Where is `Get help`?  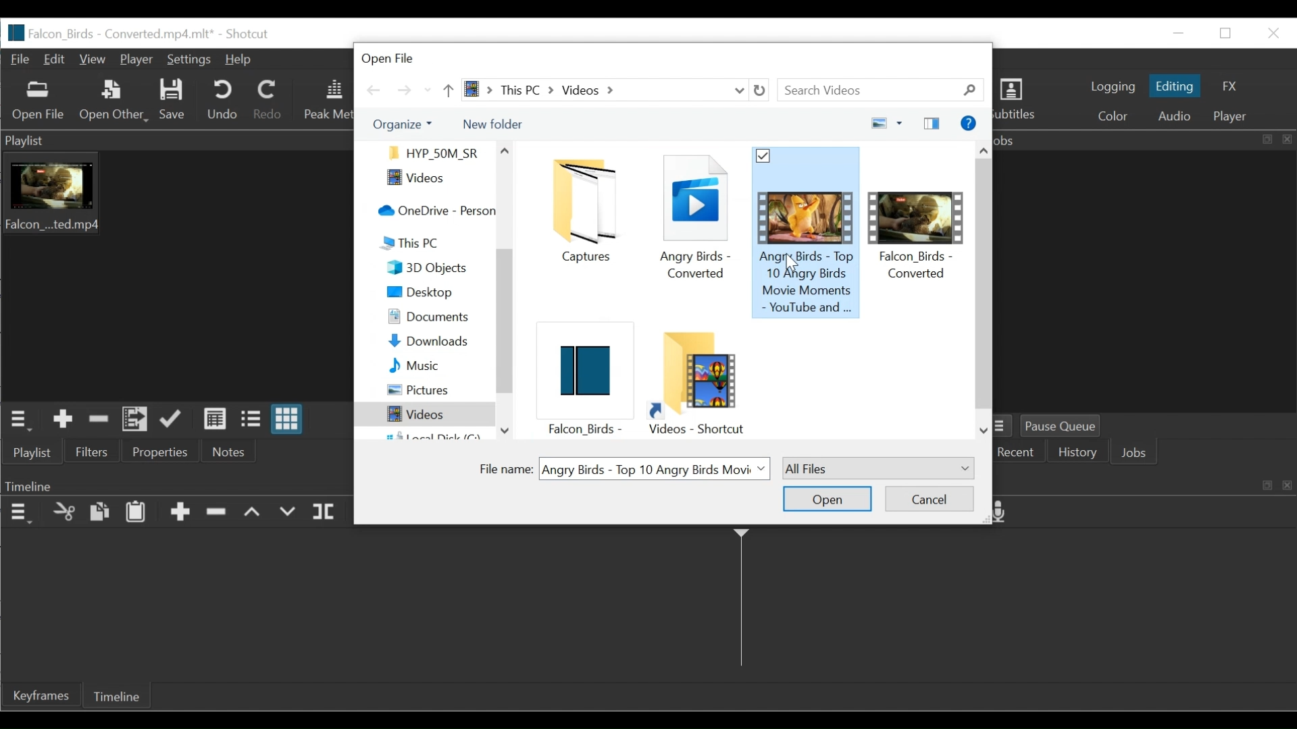 Get help is located at coordinates (967, 123).